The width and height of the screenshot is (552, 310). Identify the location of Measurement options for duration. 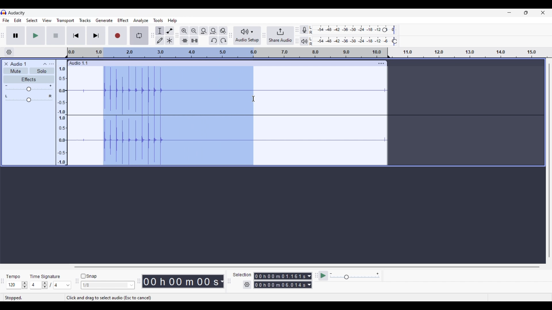
(221, 282).